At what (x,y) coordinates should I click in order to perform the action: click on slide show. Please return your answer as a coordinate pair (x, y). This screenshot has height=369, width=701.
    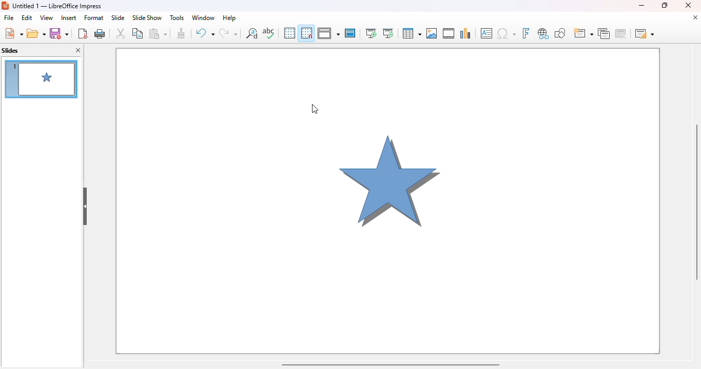
    Looking at the image, I should click on (147, 17).